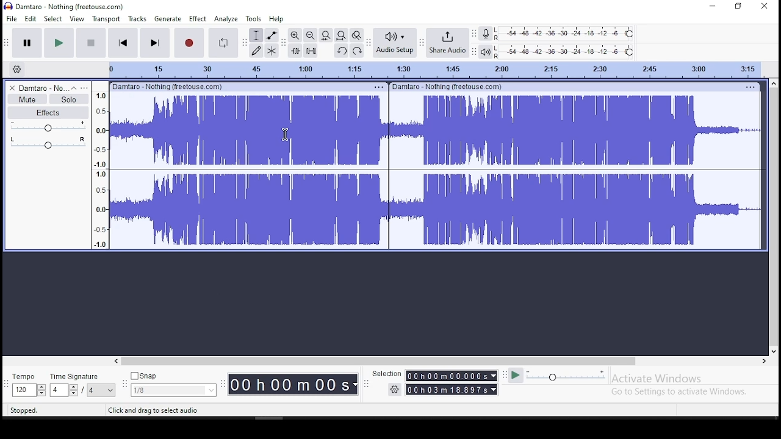 The image size is (781, 439). What do you see at coordinates (293, 384) in the screenshot?
I see `time menu` at bounding box center [293, 384].